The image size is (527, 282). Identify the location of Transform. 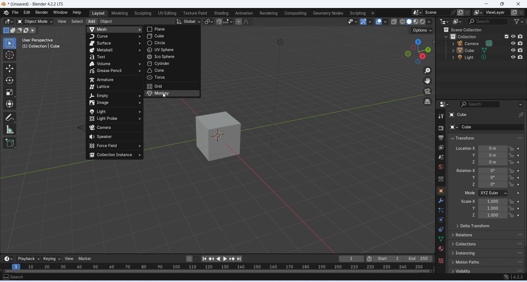
(9, 104).